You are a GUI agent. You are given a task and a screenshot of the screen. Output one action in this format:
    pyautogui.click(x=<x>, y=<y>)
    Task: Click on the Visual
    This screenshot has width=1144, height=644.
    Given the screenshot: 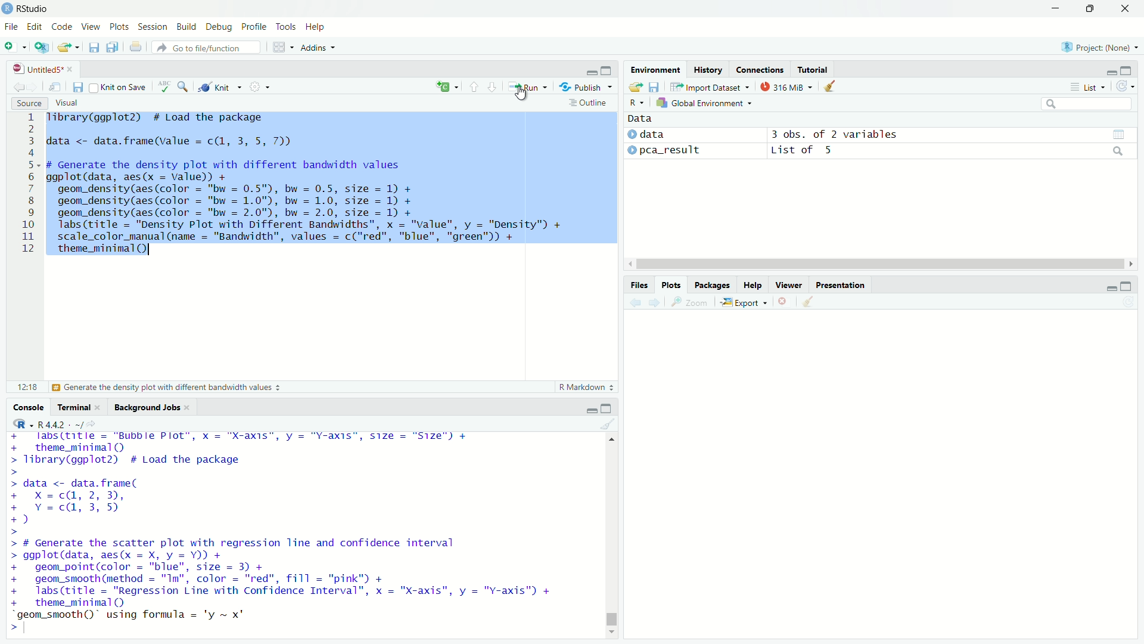 What is the action you would take?
    pyautogui.click(x=66, y=103)
    